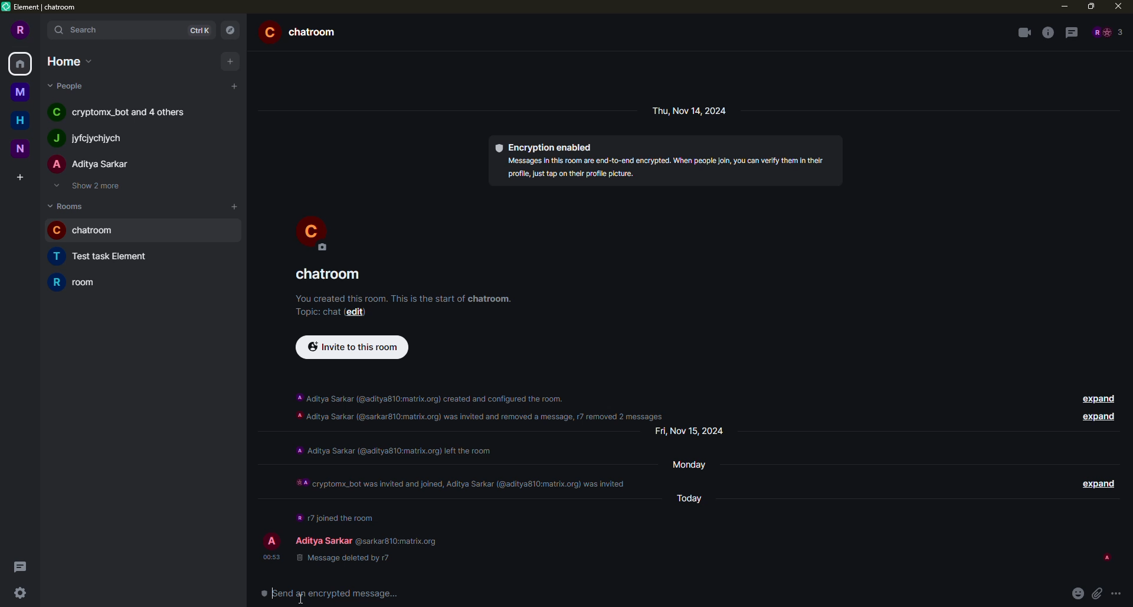 This screenshot has width=1133, height=607. I want to click on room, so click(330, 275).